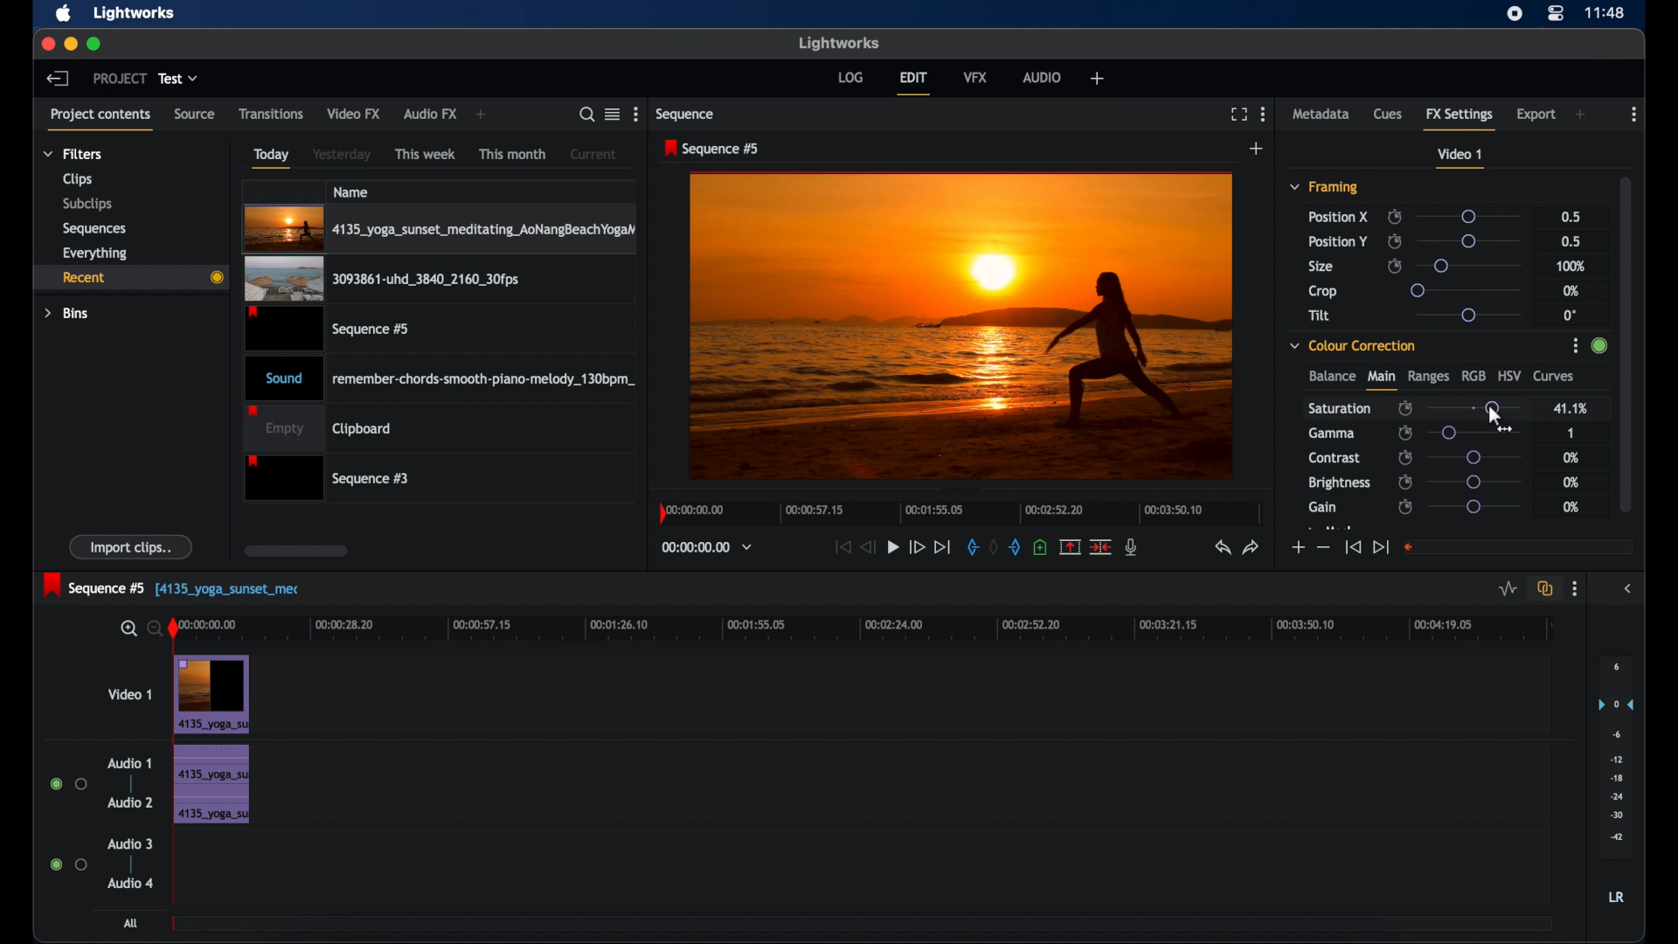 The width and height of the screenshot is (1678, 944). I want to click on enable/disable keyframes, so click(1395, 267).